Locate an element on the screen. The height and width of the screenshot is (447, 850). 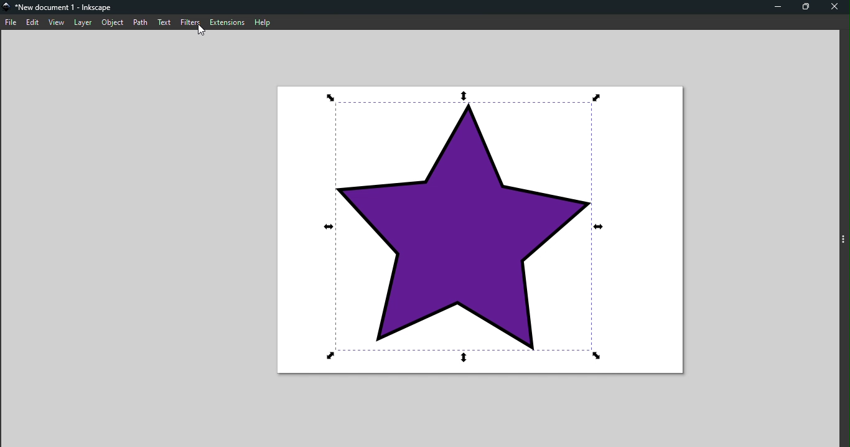
Edit is located at coordinates (34, 23).